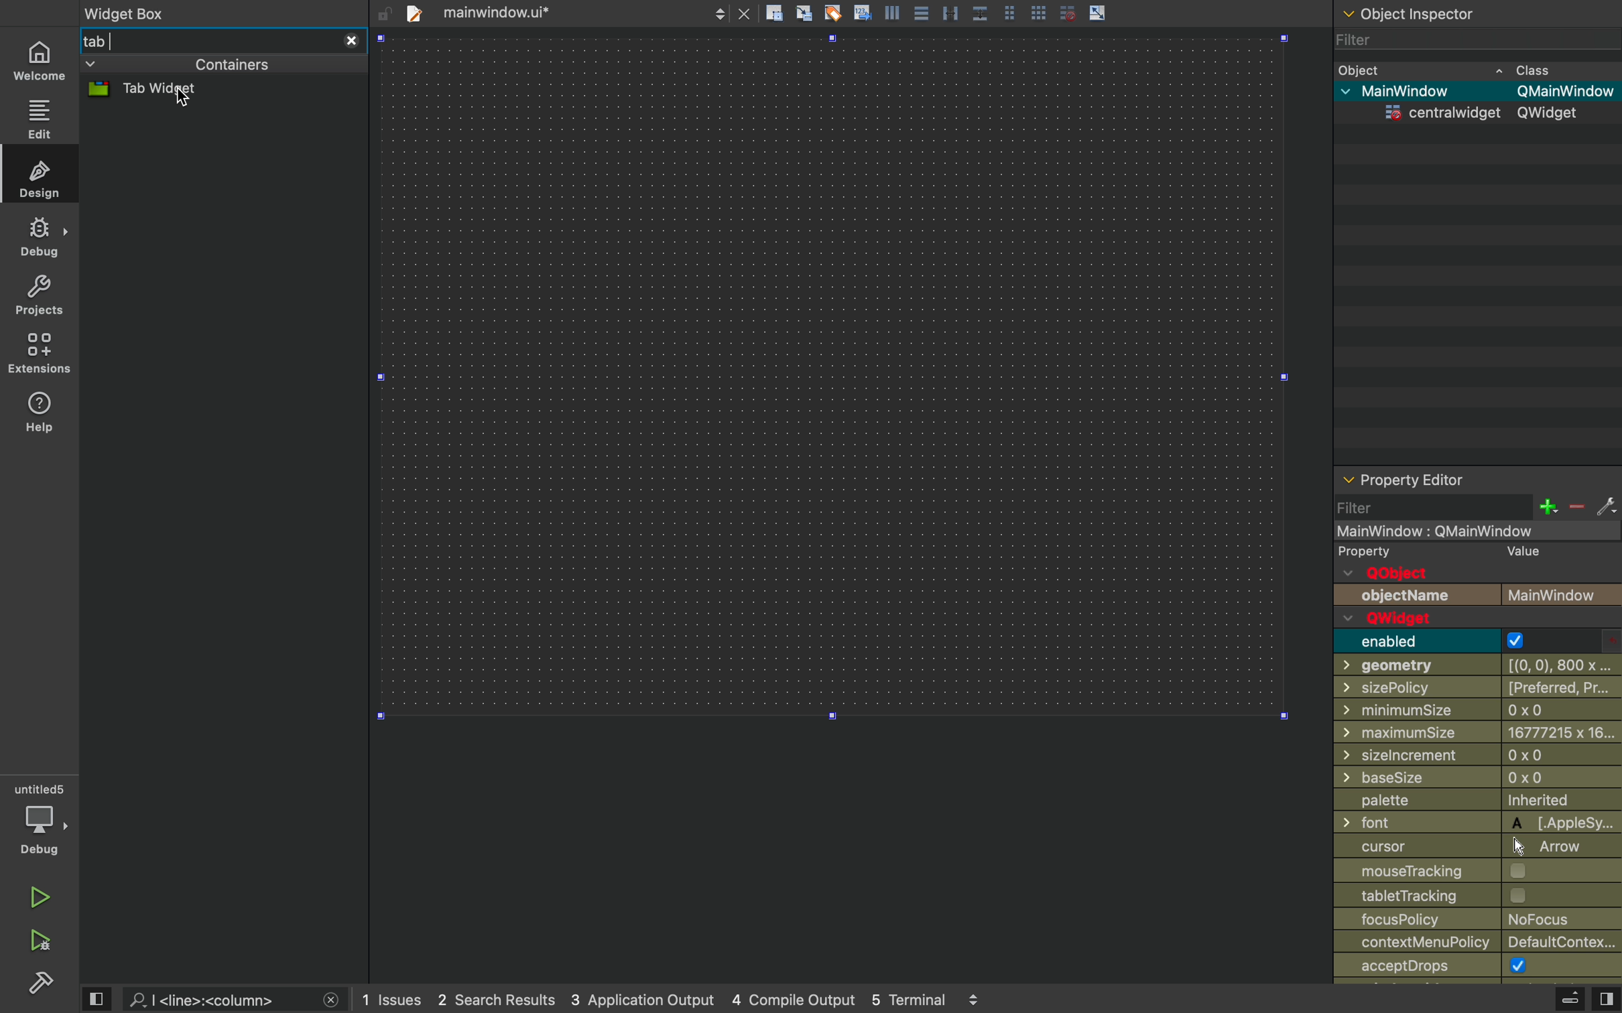  I want to click on design, so click(39, 176).